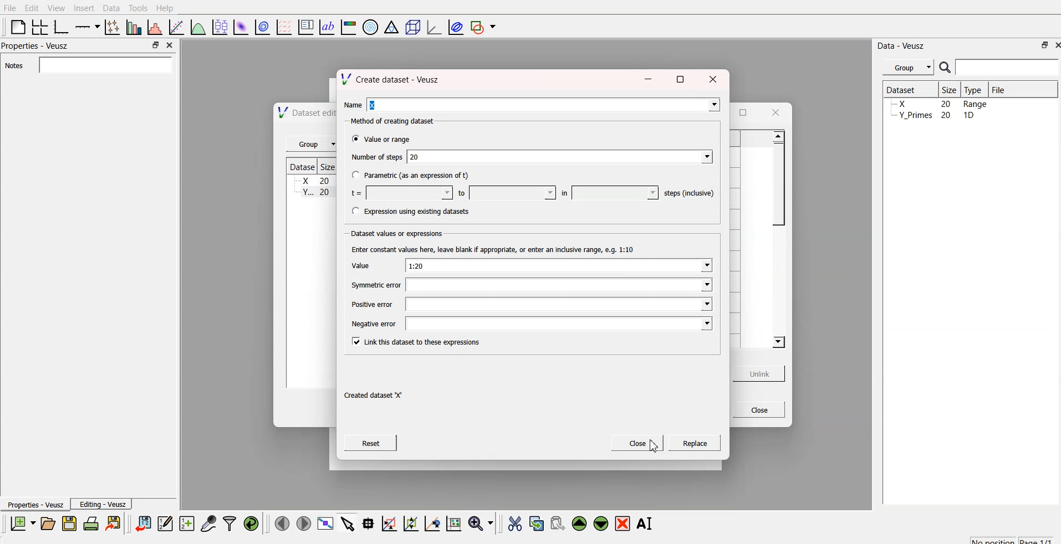  Describe the element at coordinates (412, 213) in the screenshot. I see `(Expression using existing datasets` at that location.